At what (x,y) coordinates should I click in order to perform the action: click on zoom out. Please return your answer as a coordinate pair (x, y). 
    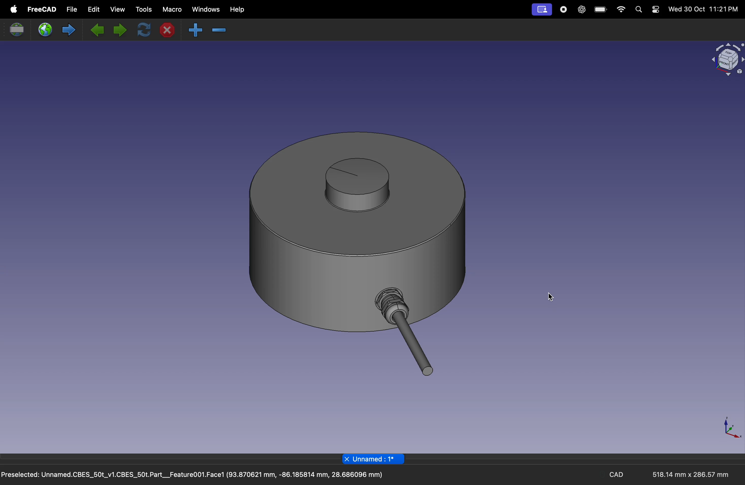
    Looking at the image, I should click on (195, 30).